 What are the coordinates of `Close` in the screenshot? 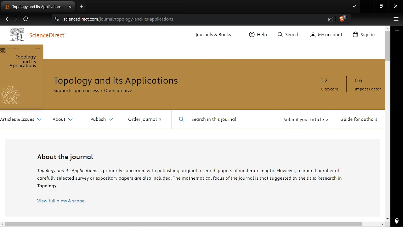 It's located at (396, 7).